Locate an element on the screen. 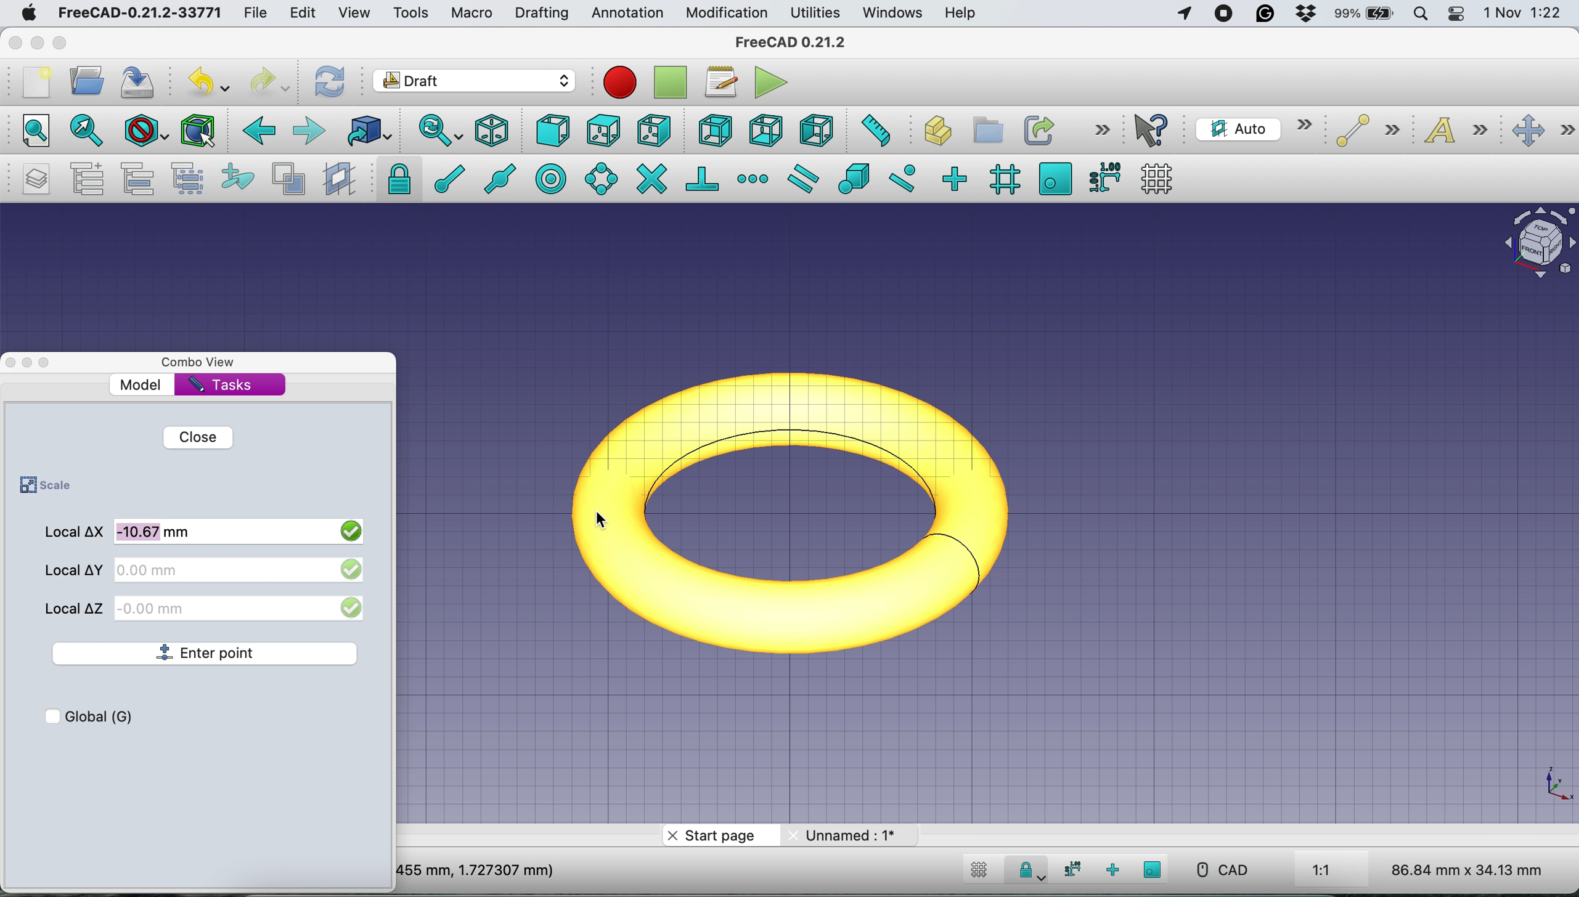 The image size is (1579, 897). 1:1 is located at coordinates (1336, 871).